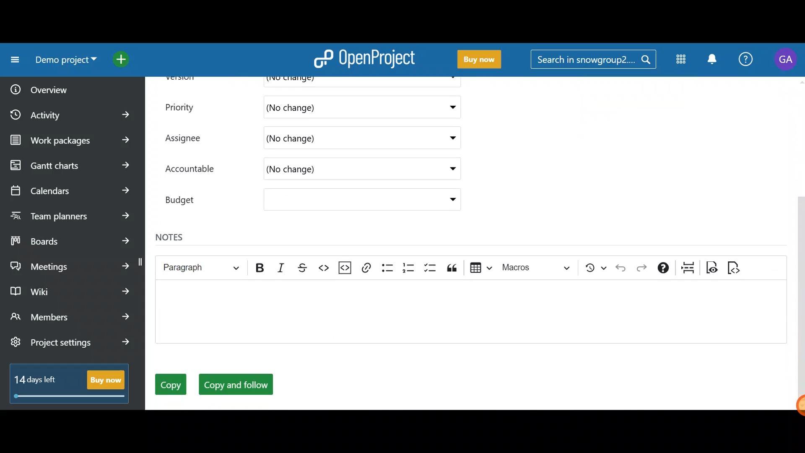 The image size is (805, 453). What do you see at coordinates (794, 409) in the screenshot?
I see `Cursor` at bounding box center [794, 409].